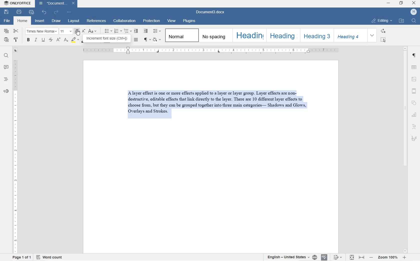  What do you see at coordinates (383, 40) in the screenshot?
I see `SELECT ALL` at bounding box center [383, 40].